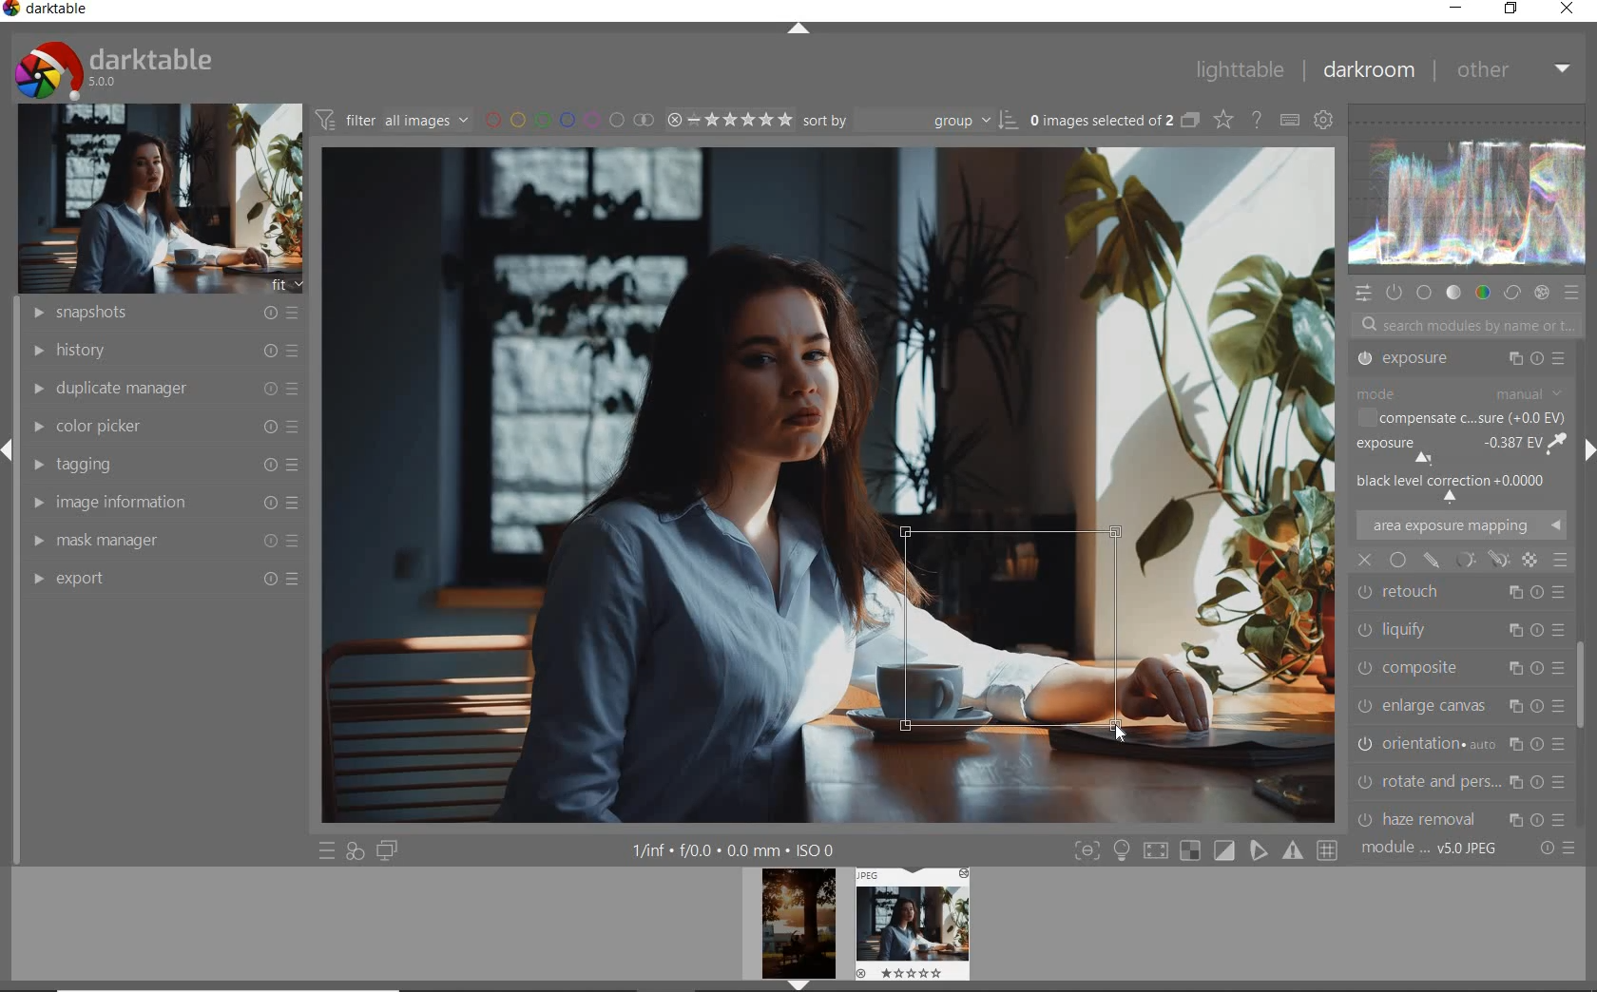  Describe the element at coordinates (1120, 734) in the screenshot. I see `Cursor` at that location.